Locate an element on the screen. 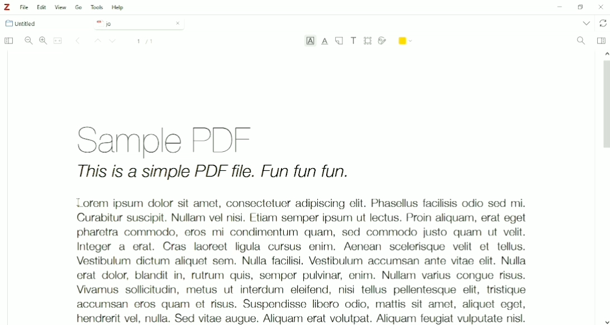  Note Annotation is located at coordinates (339, 41).